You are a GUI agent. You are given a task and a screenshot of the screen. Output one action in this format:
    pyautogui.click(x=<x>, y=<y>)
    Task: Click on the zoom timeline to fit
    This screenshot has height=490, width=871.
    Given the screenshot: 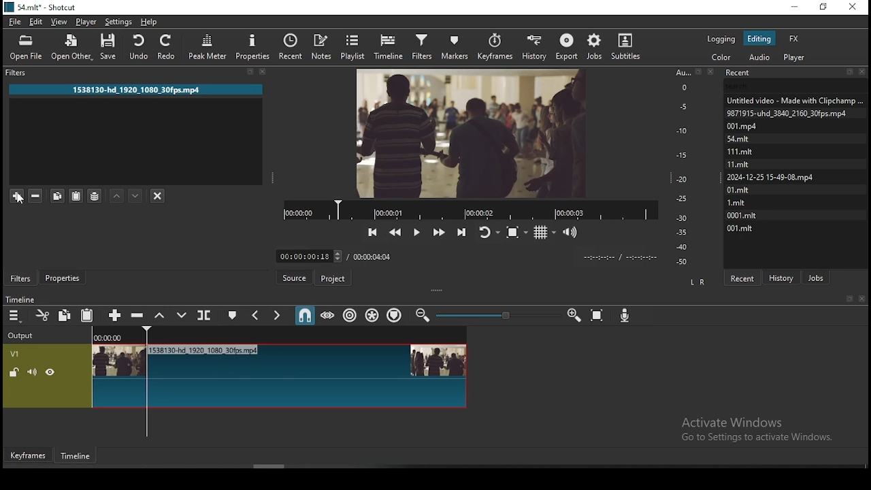 What is the action you would take?
    pyautogui.click(x=593, y=315)
    